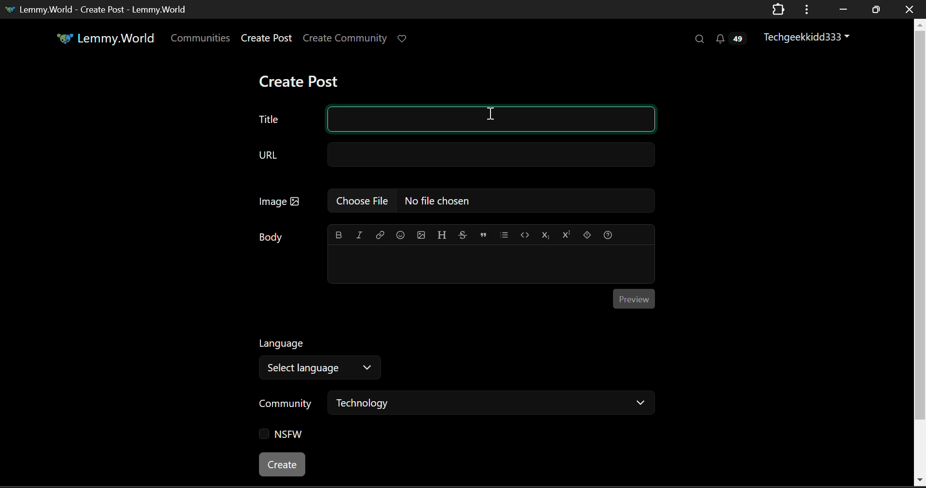 The image size is (926, 488). I want to click on Notifications, so click(733, 37).